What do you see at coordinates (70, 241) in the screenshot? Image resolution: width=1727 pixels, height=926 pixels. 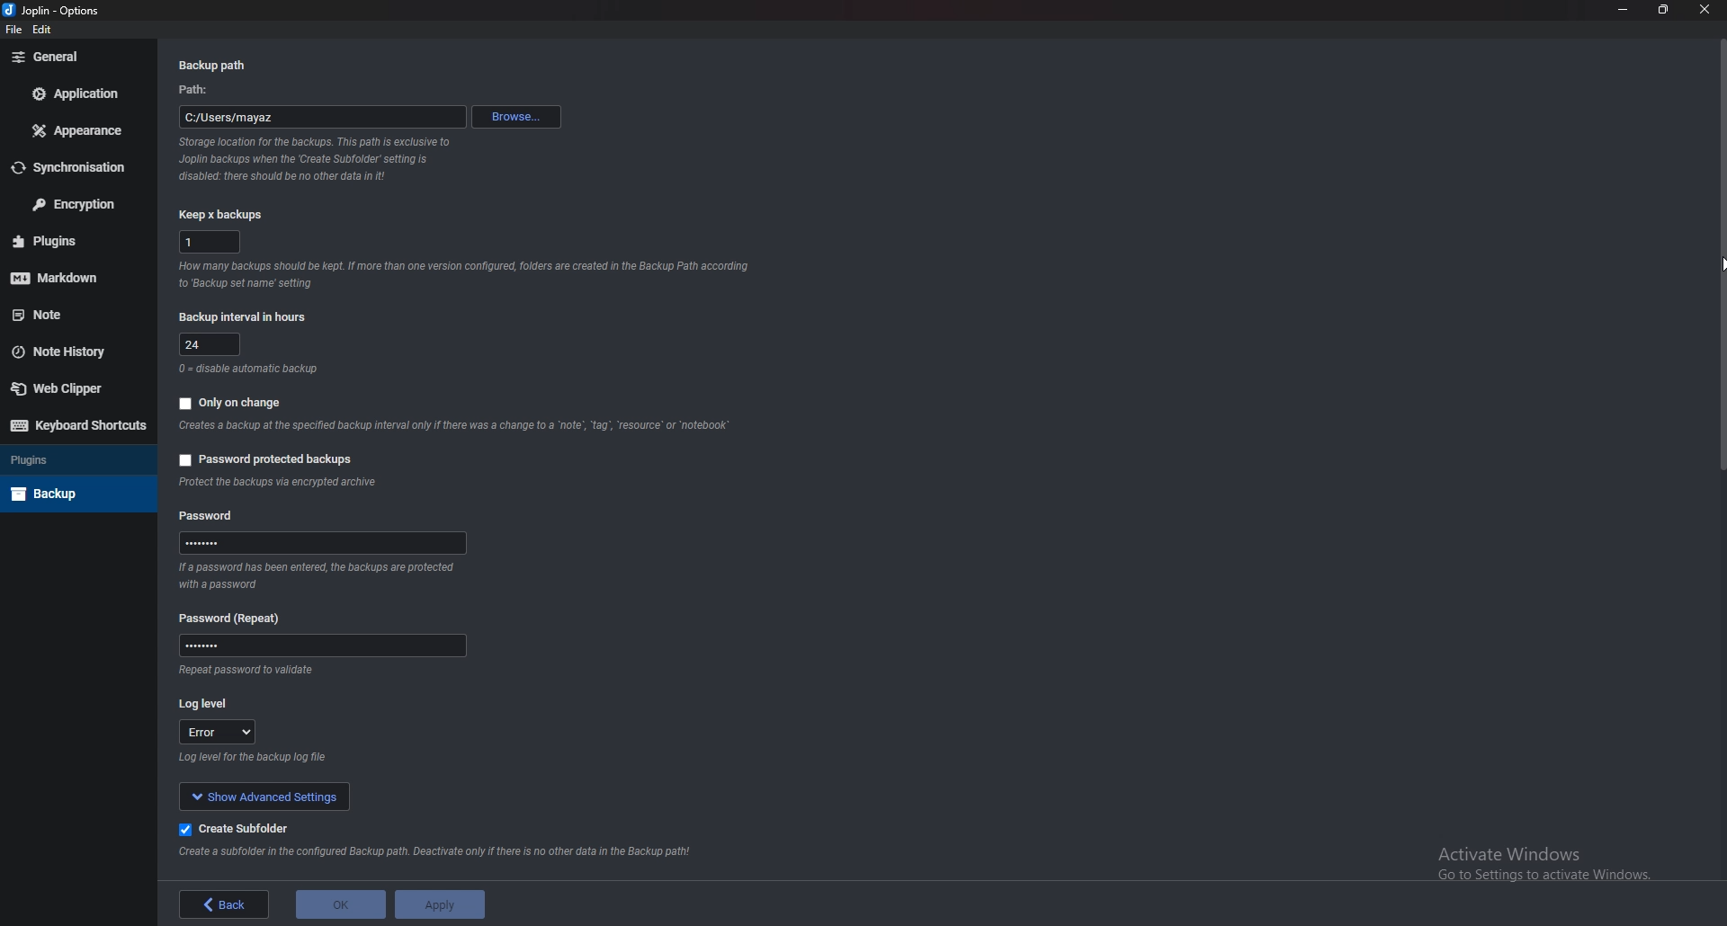 I see `Plugins` at bounding box center [70, 241].